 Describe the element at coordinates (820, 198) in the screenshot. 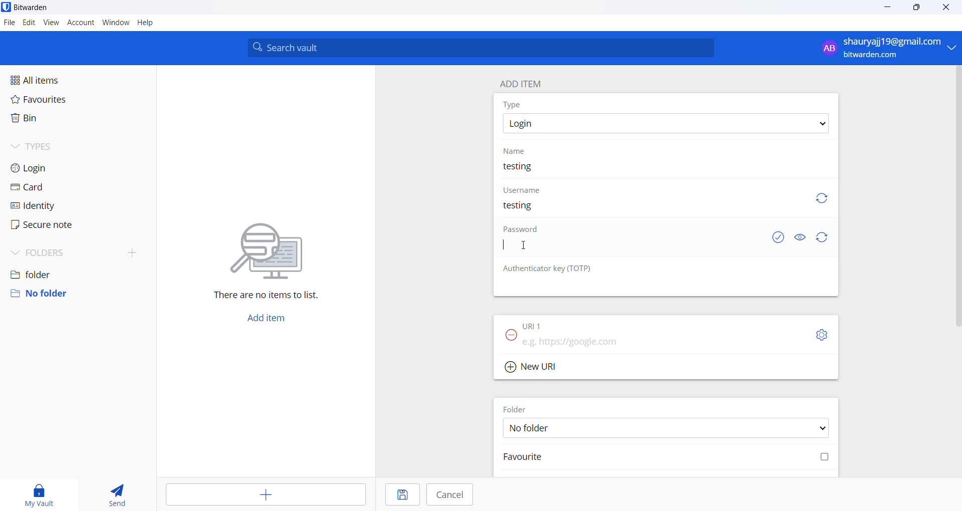

I see `refresh` at that location.